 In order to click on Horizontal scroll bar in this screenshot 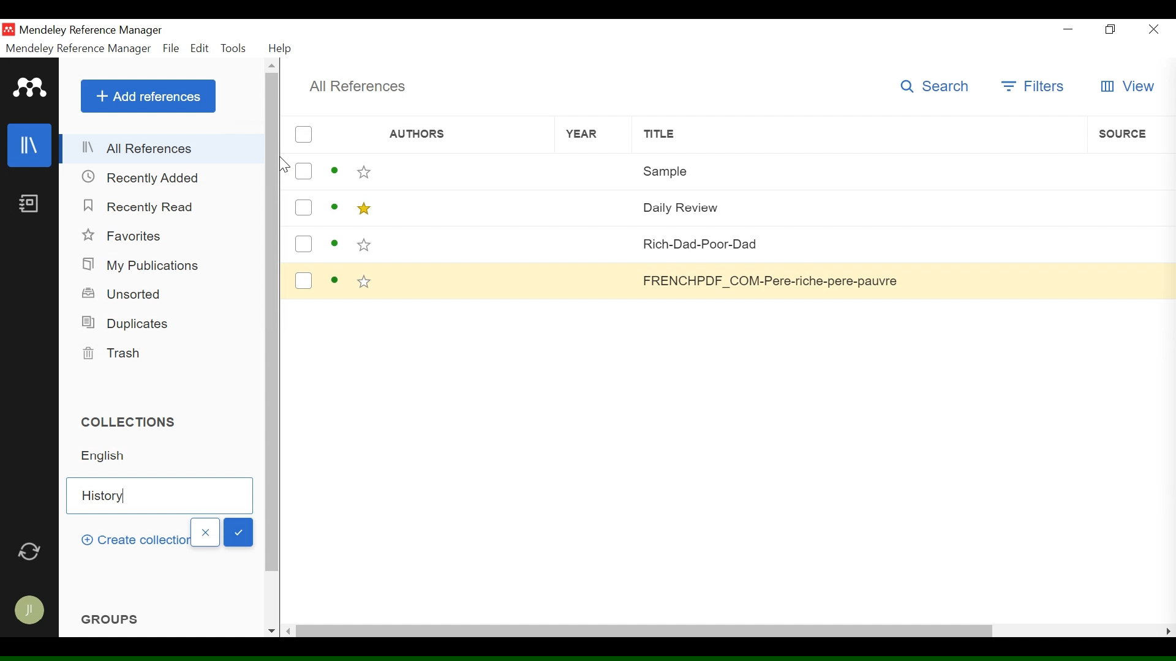, I will do `click(650, 631)`.